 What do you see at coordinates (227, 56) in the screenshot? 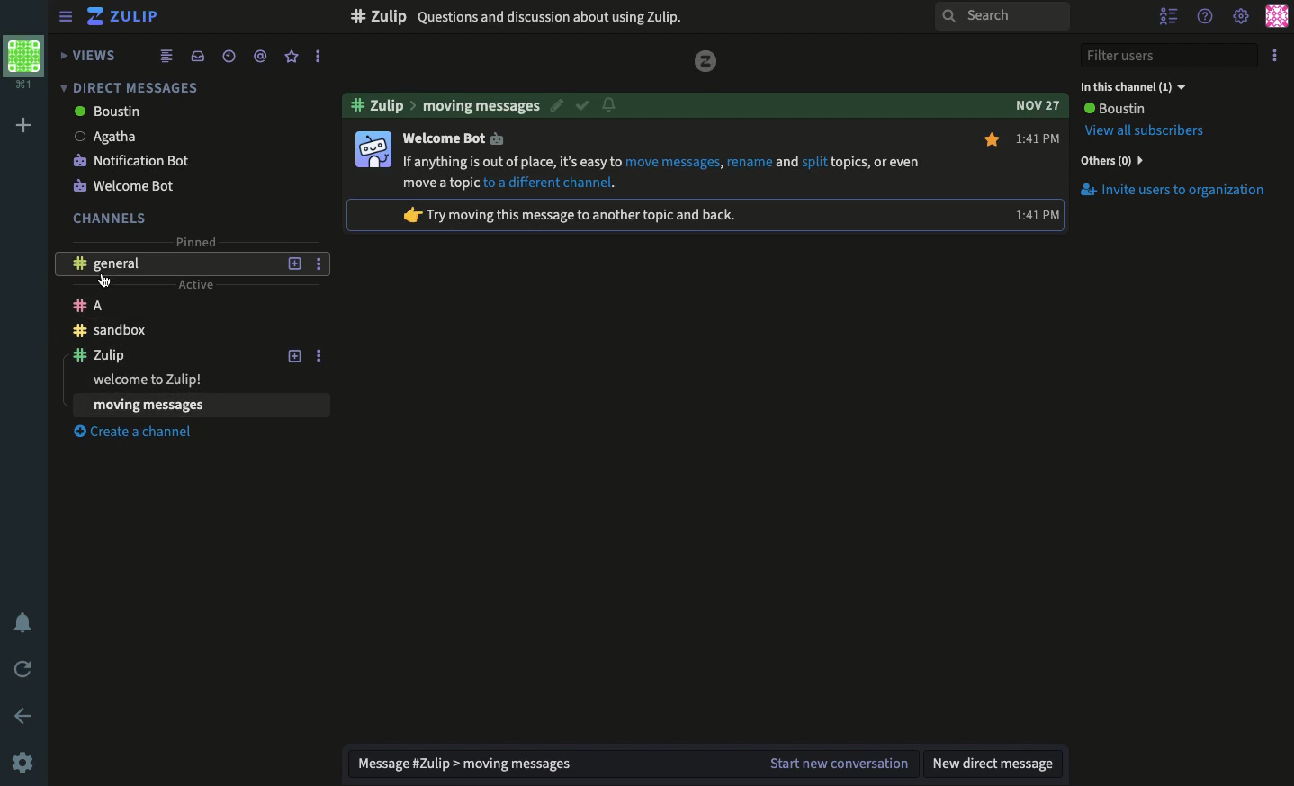
I see `Time` at bounding box center [227, 56].